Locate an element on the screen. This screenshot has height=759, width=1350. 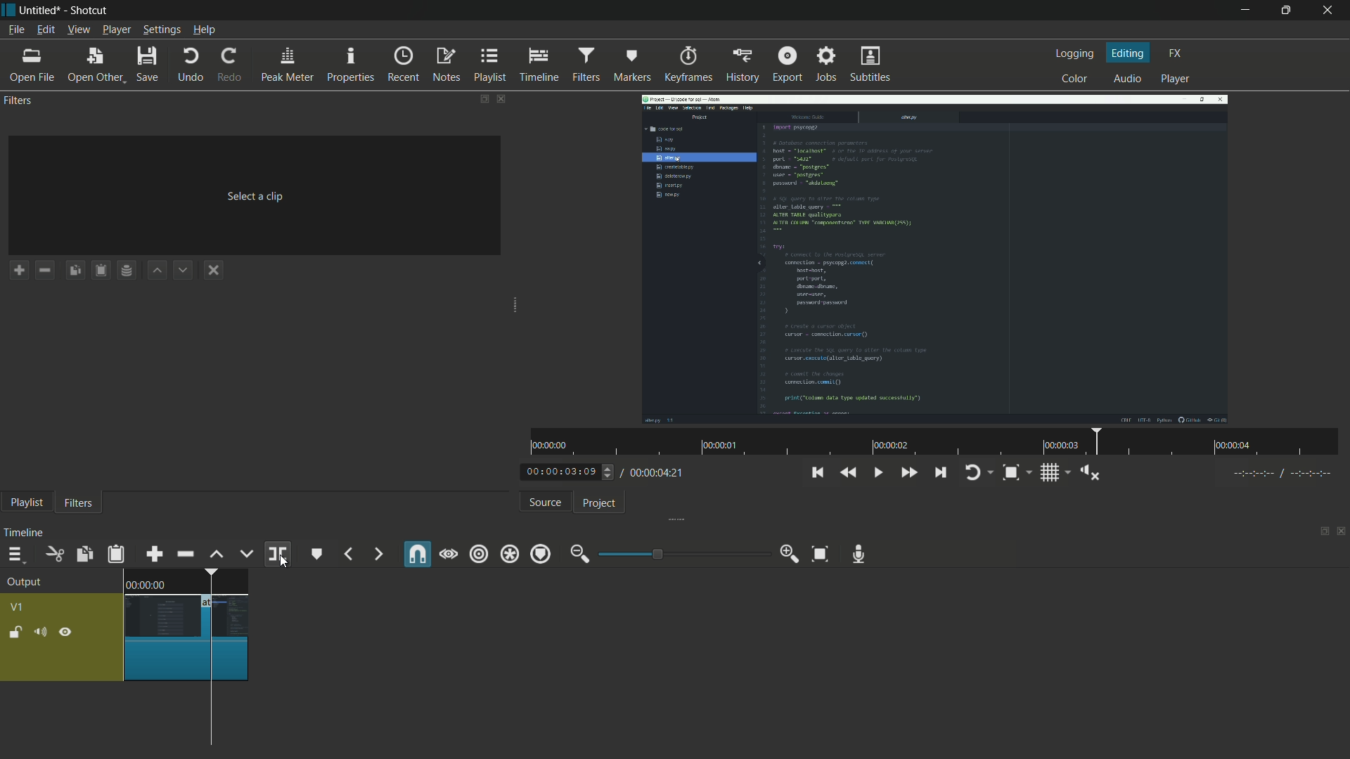
quickly play backward is located at coordinates (849, 474).